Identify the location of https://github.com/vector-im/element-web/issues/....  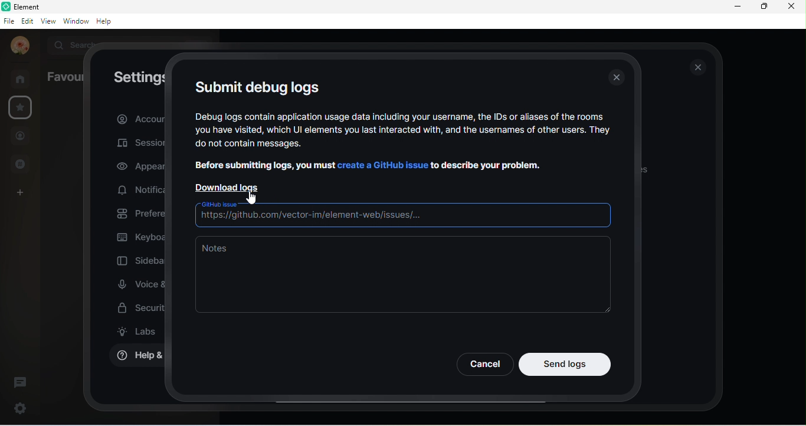
(401, 217).